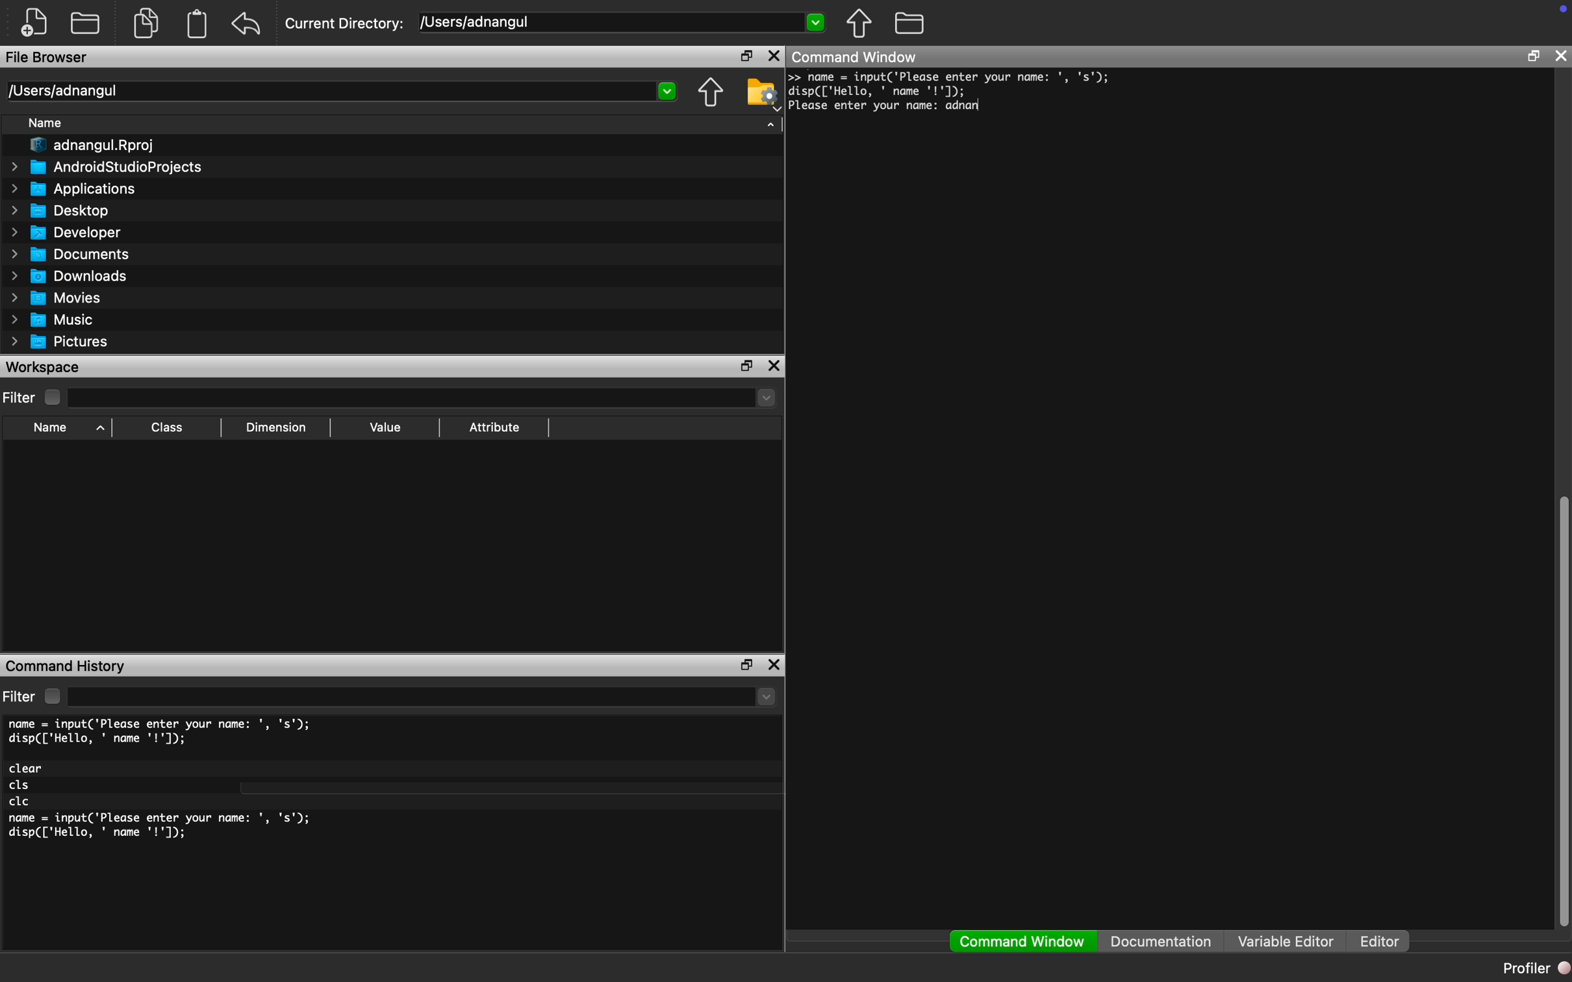 The height and width of the screenshot is (982, 1572). What do you see at coordinates (746, 365) in the screenshot?
I see `maximize` at bounding box center [746, 365].